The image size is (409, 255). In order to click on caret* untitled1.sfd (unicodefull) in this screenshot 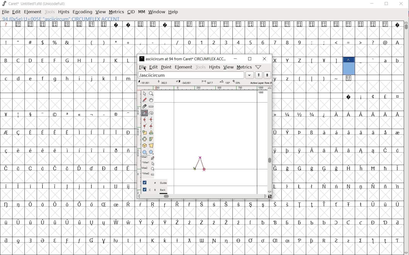, I will do `click(34, 3)`.